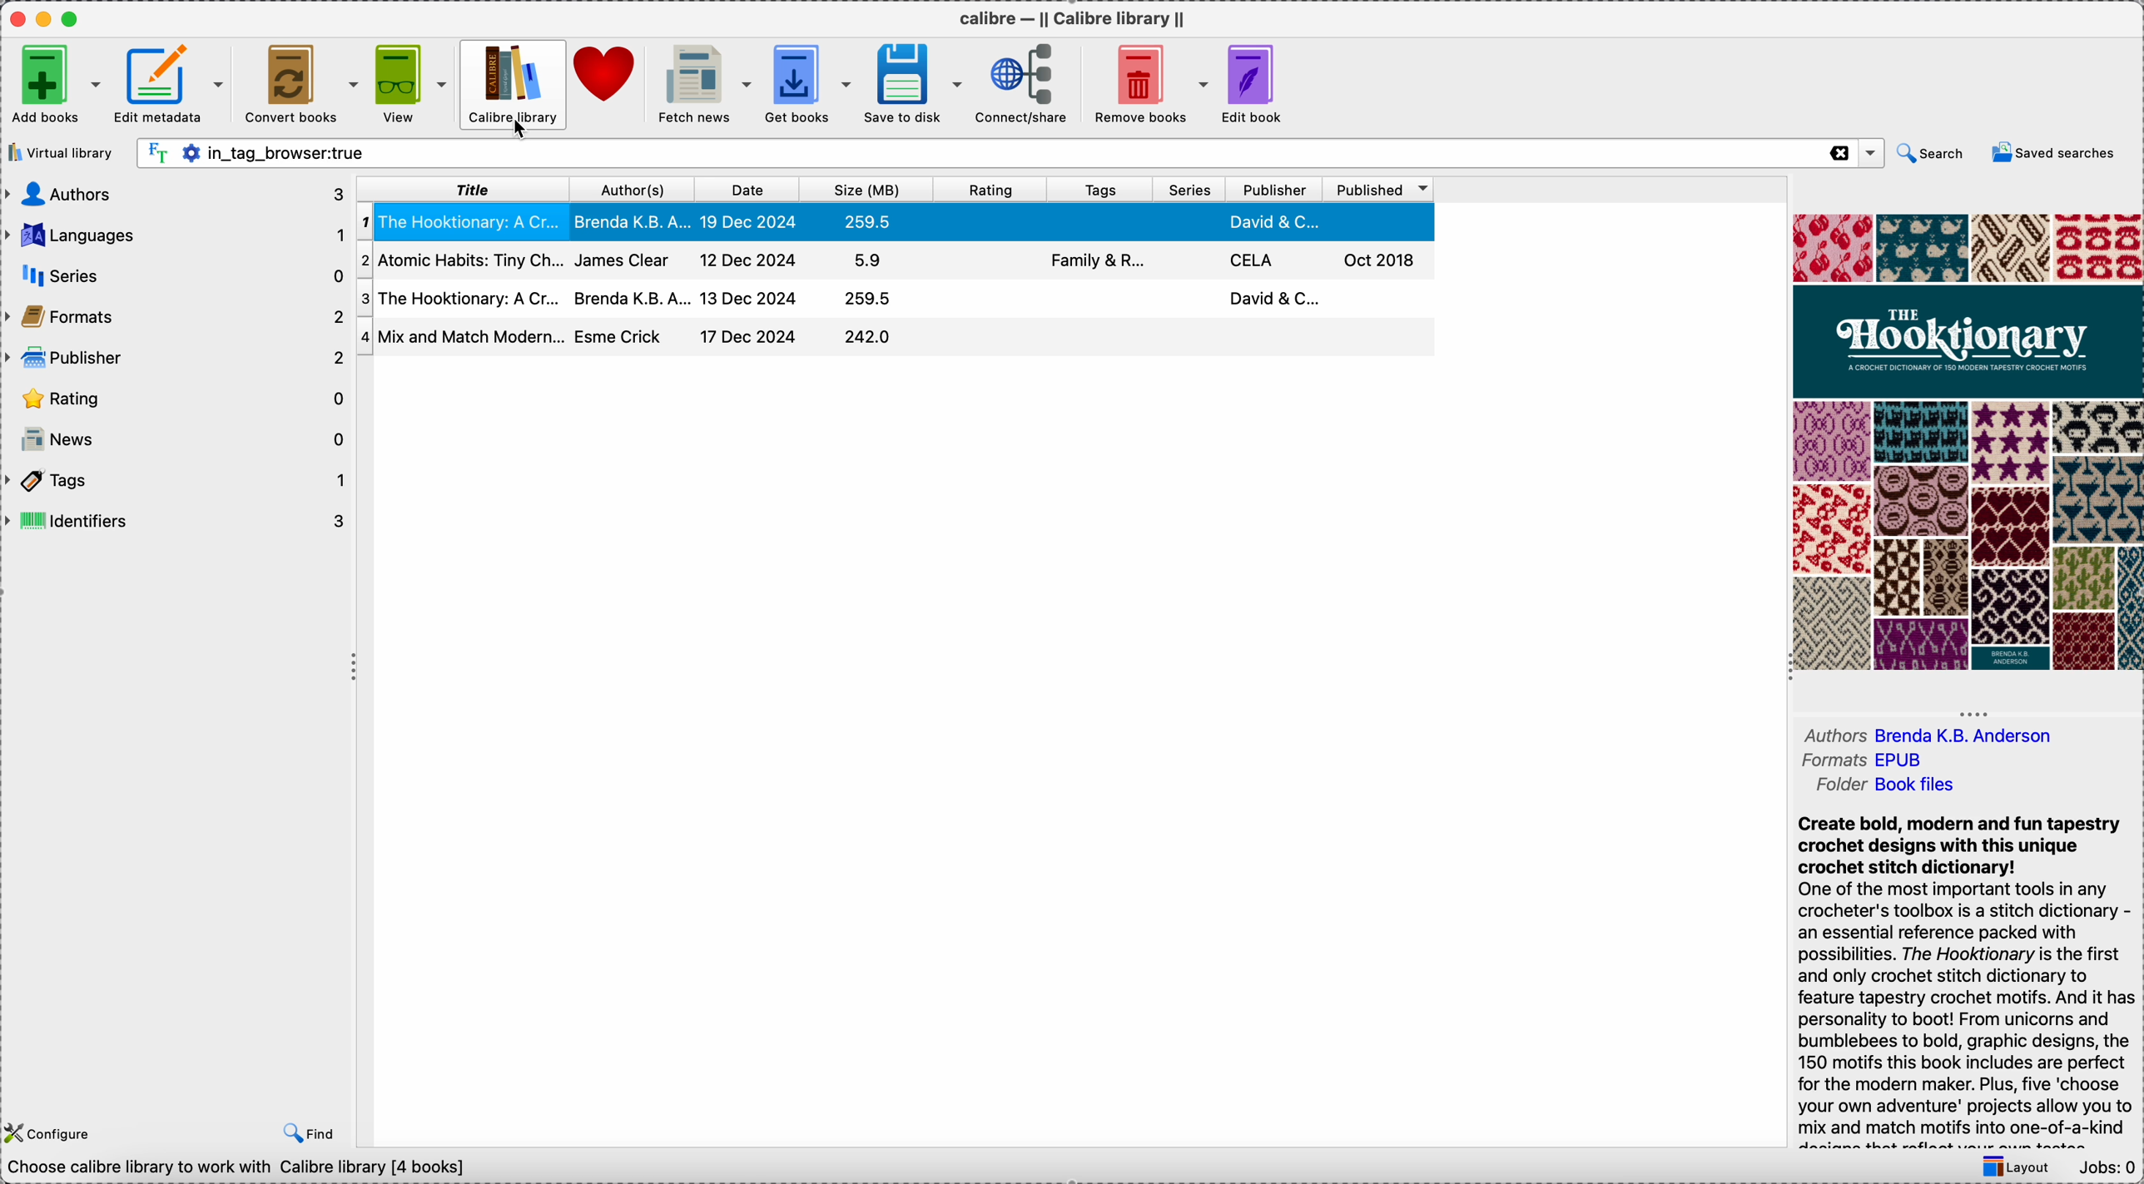  Describe the element at coordinates (301, 83) in the screenshot. I see `convert books` at that location.